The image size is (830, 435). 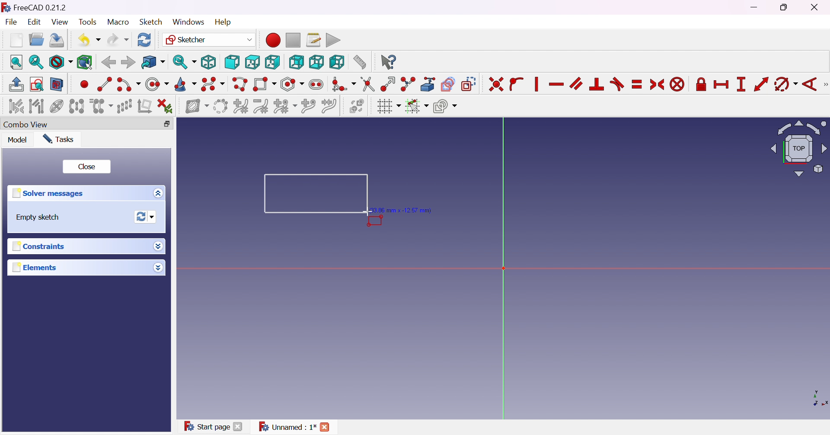 I want to click on Help, so click(x=223, y=22).